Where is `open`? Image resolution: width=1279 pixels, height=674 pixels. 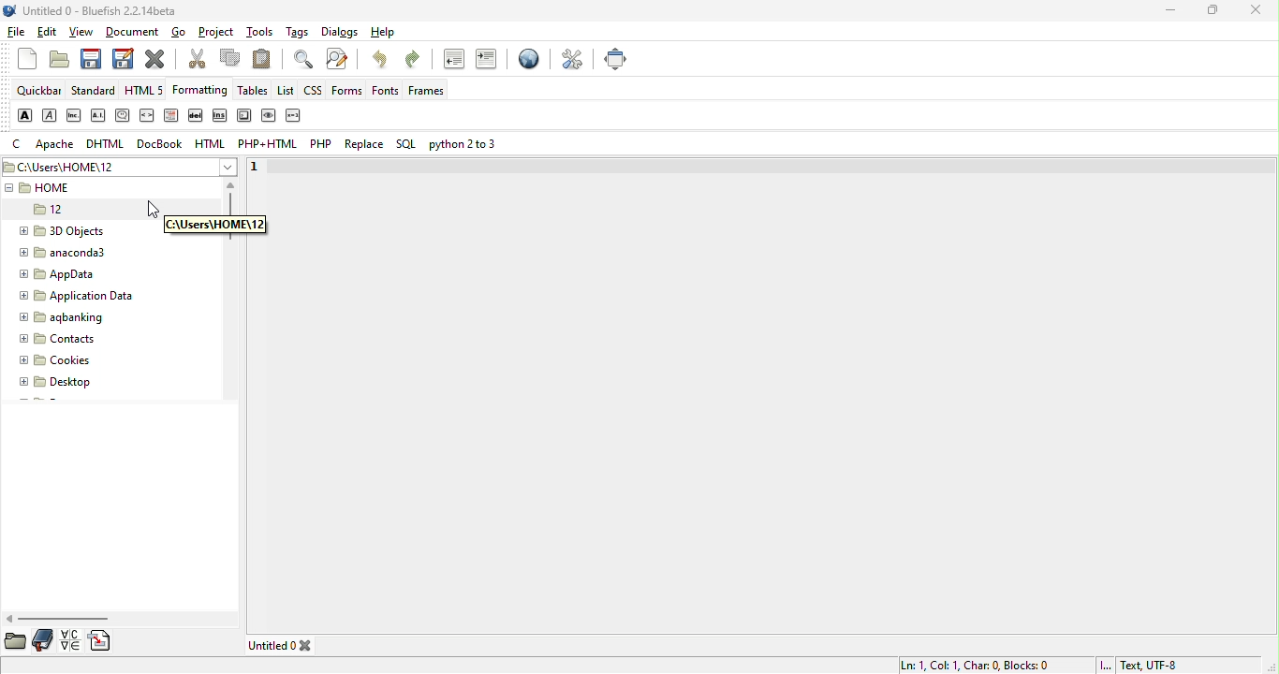
open is located at coordinates (57, 60).